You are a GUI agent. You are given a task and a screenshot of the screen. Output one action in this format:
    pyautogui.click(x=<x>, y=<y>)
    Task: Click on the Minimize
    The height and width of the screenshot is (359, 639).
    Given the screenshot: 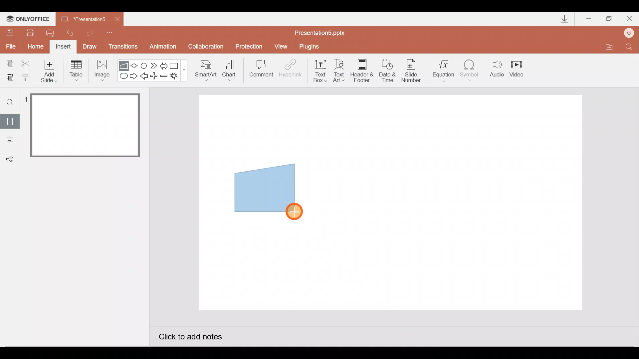 What is the action you would take?
    pyautogui.click(x=589, y=19)
    